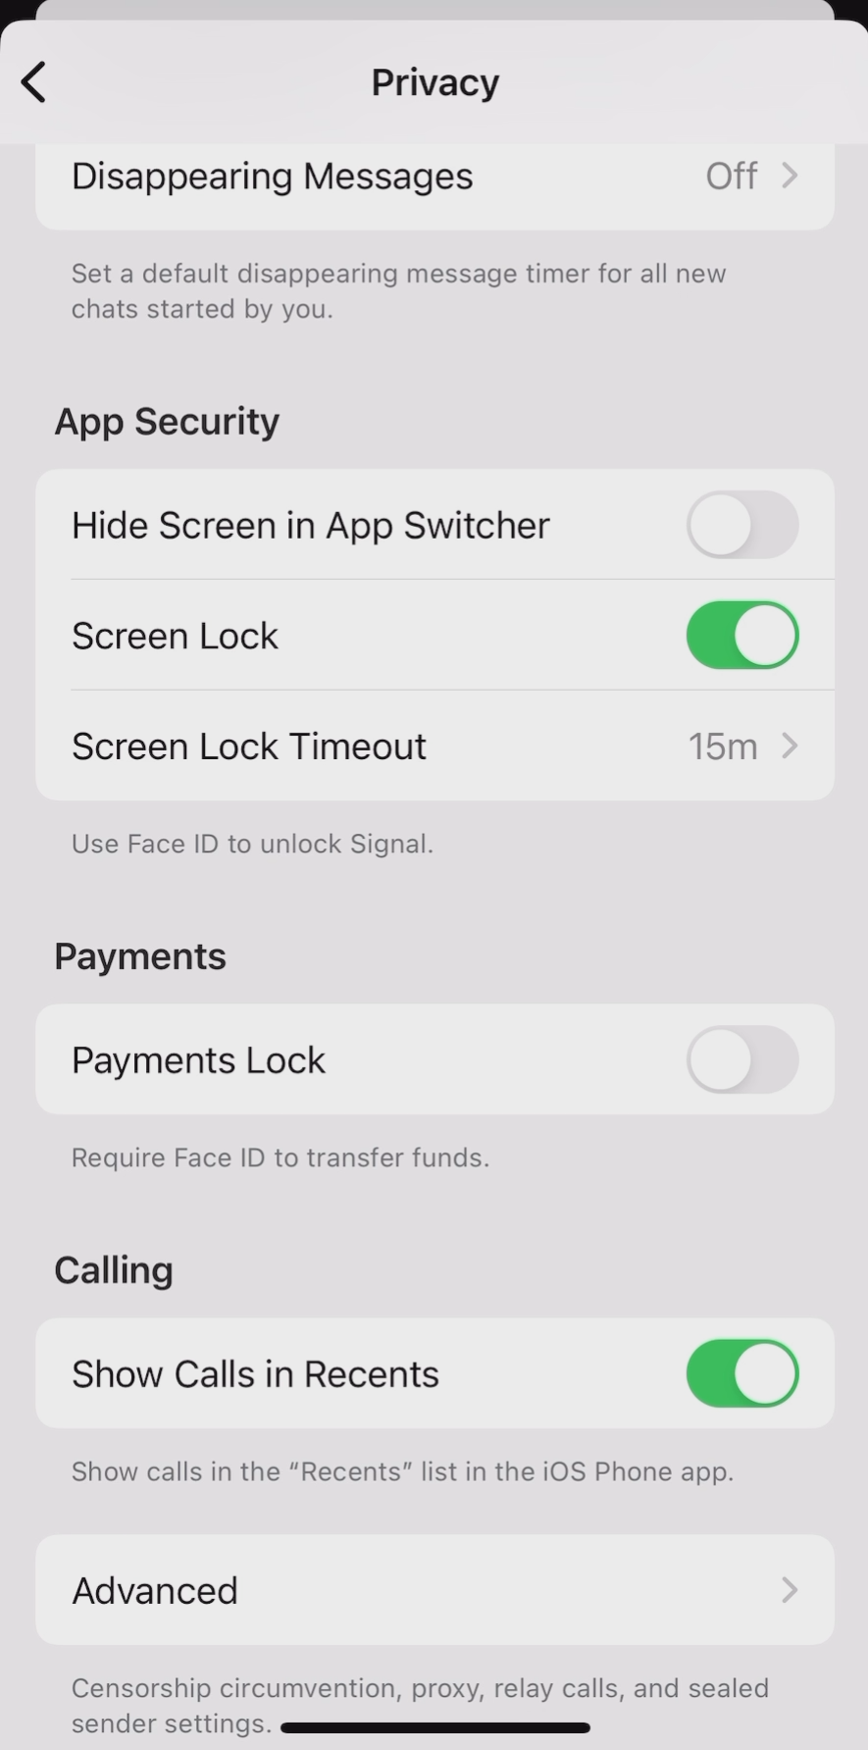 The width and height of the screenshot is (868, 1750). I want to click on Hide Screen in App Switcher, so click(442, 525).